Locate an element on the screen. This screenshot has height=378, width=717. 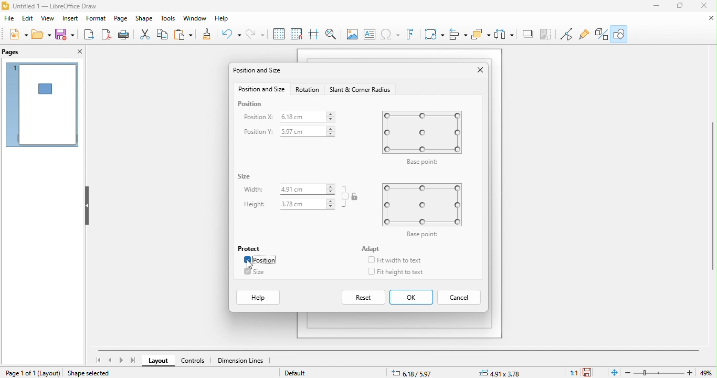
previous page is located at coordinates (111, 360).